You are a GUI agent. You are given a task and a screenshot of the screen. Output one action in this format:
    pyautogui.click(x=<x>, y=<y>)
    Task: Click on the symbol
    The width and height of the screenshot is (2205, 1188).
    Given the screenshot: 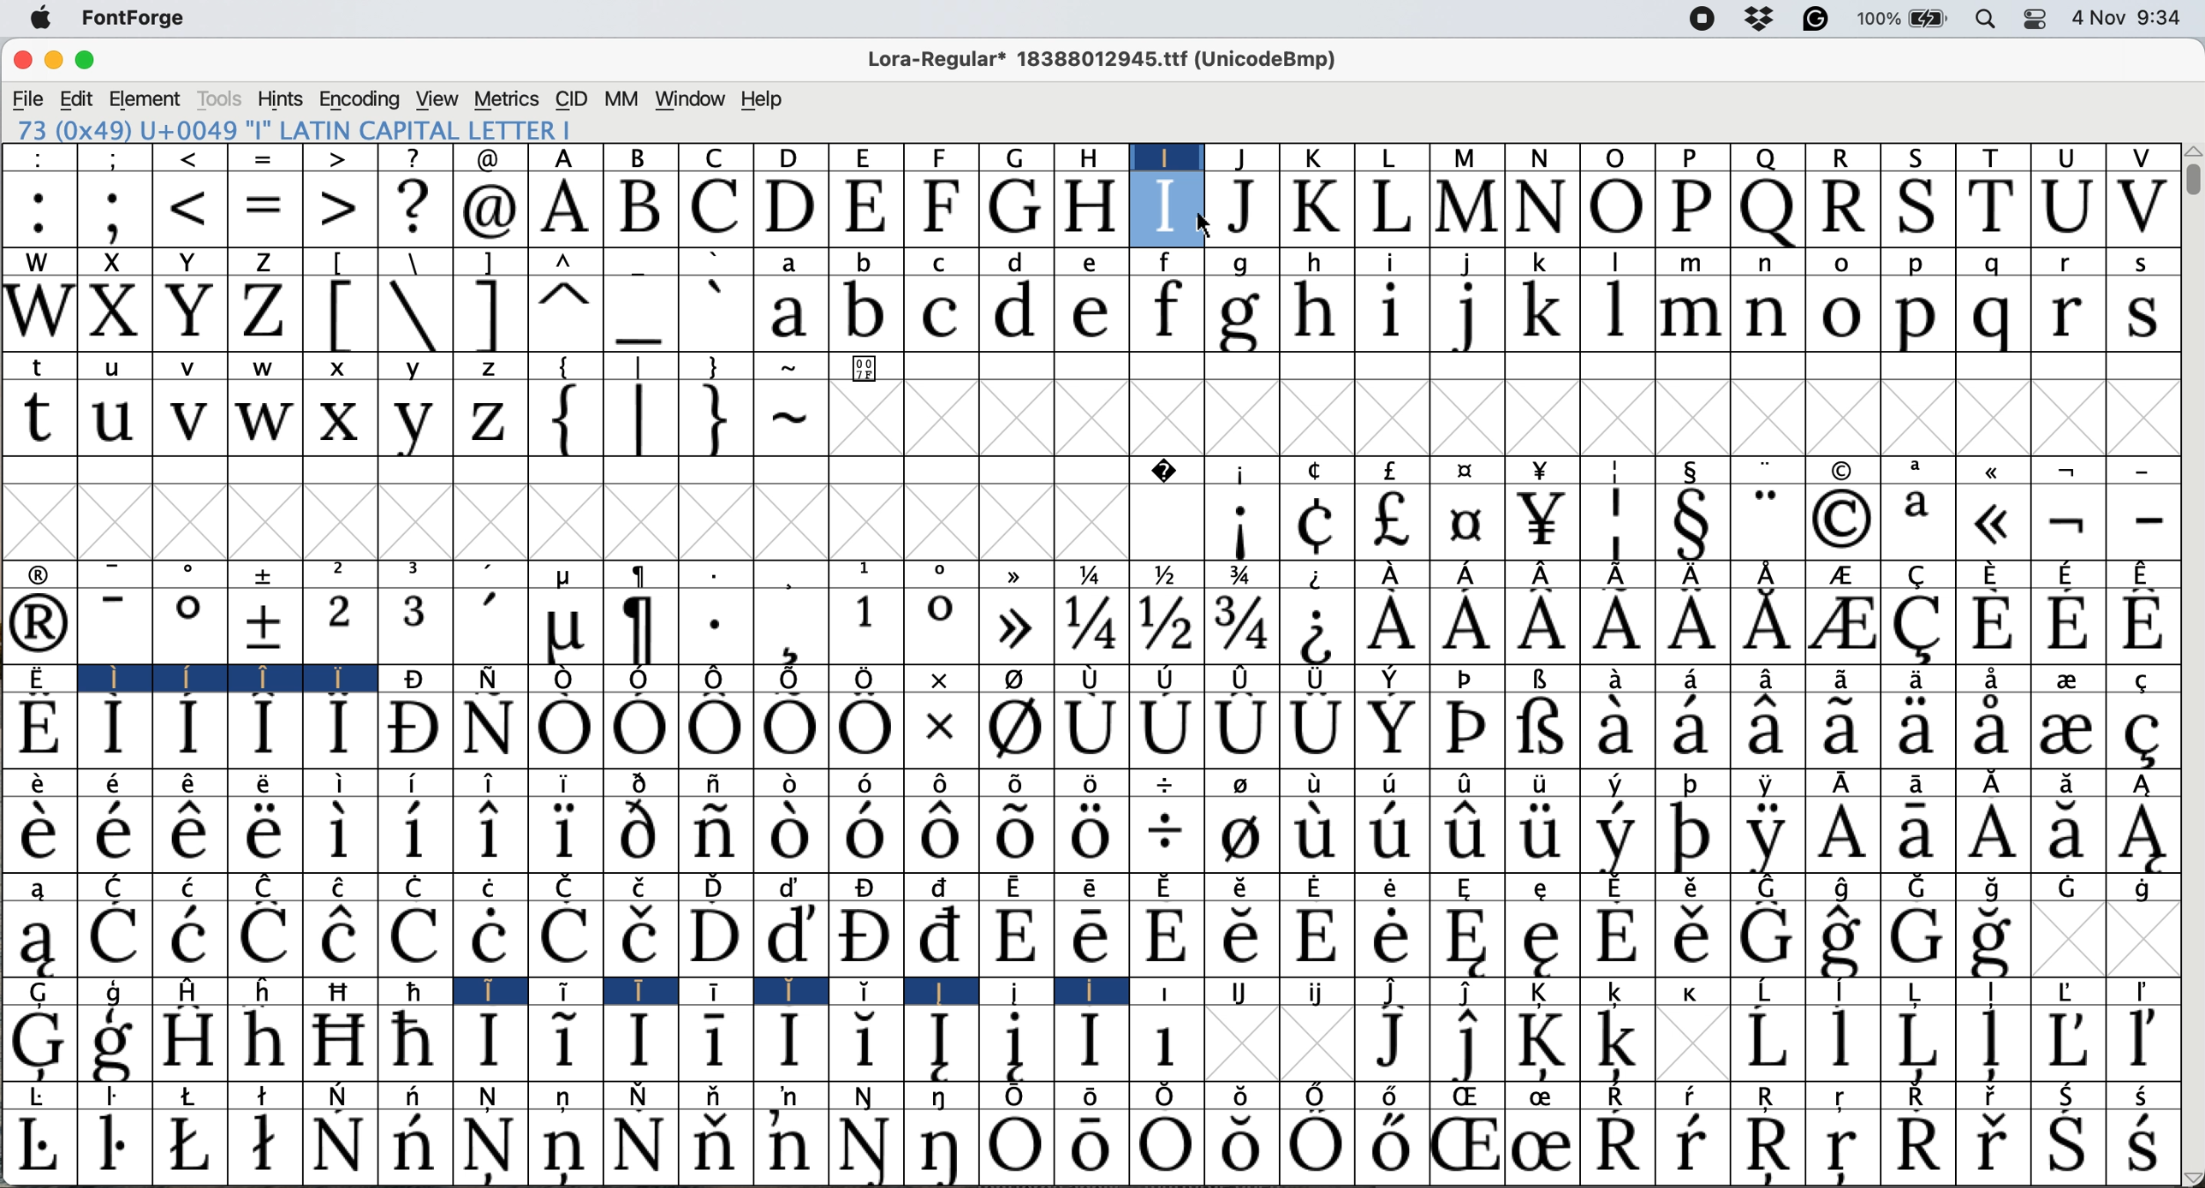 What is the action you would take?
    pyautogui.click(x=1388, y=468)
    